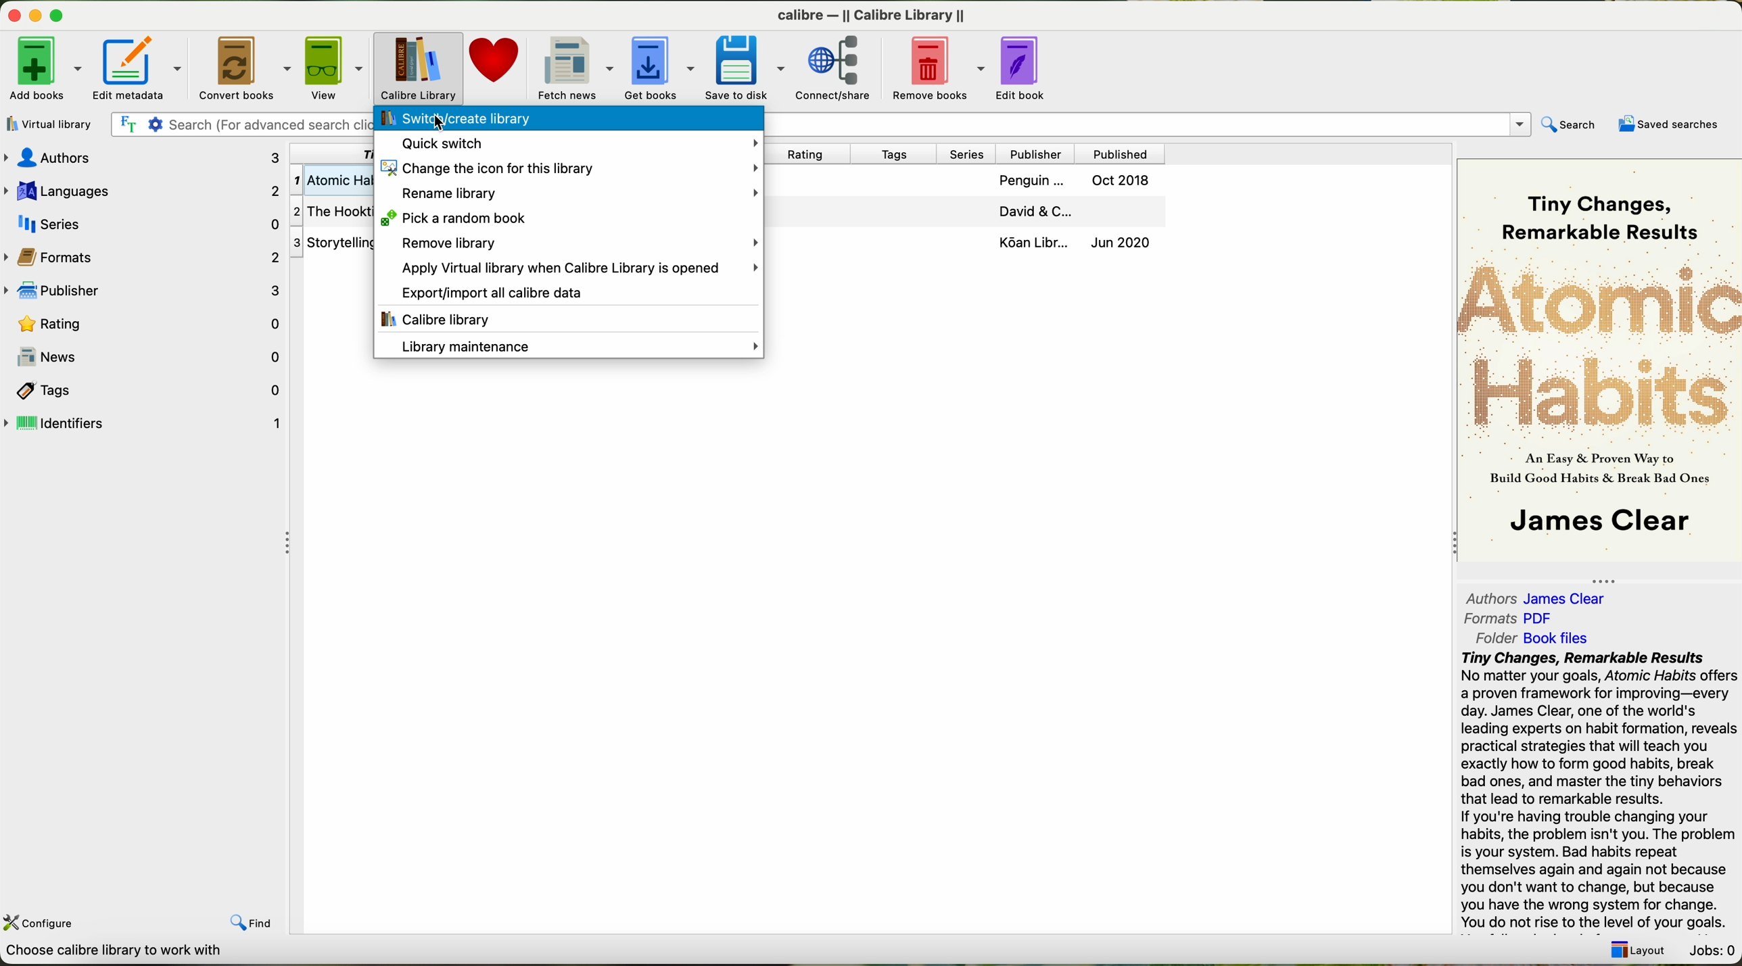 Image resolution: width=1742 pixels, height=966 pixels. I want to click on 3 storytelling, so click(334, 242).